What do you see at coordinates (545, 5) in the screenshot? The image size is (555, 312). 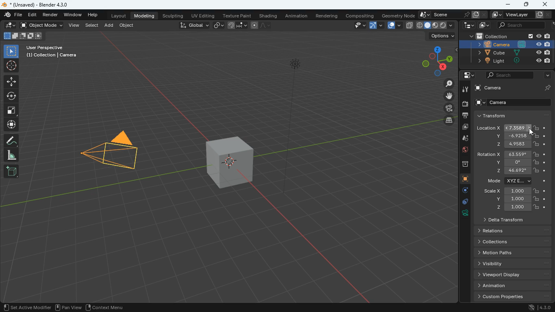 I see `close` at bounding box center [545, 5].